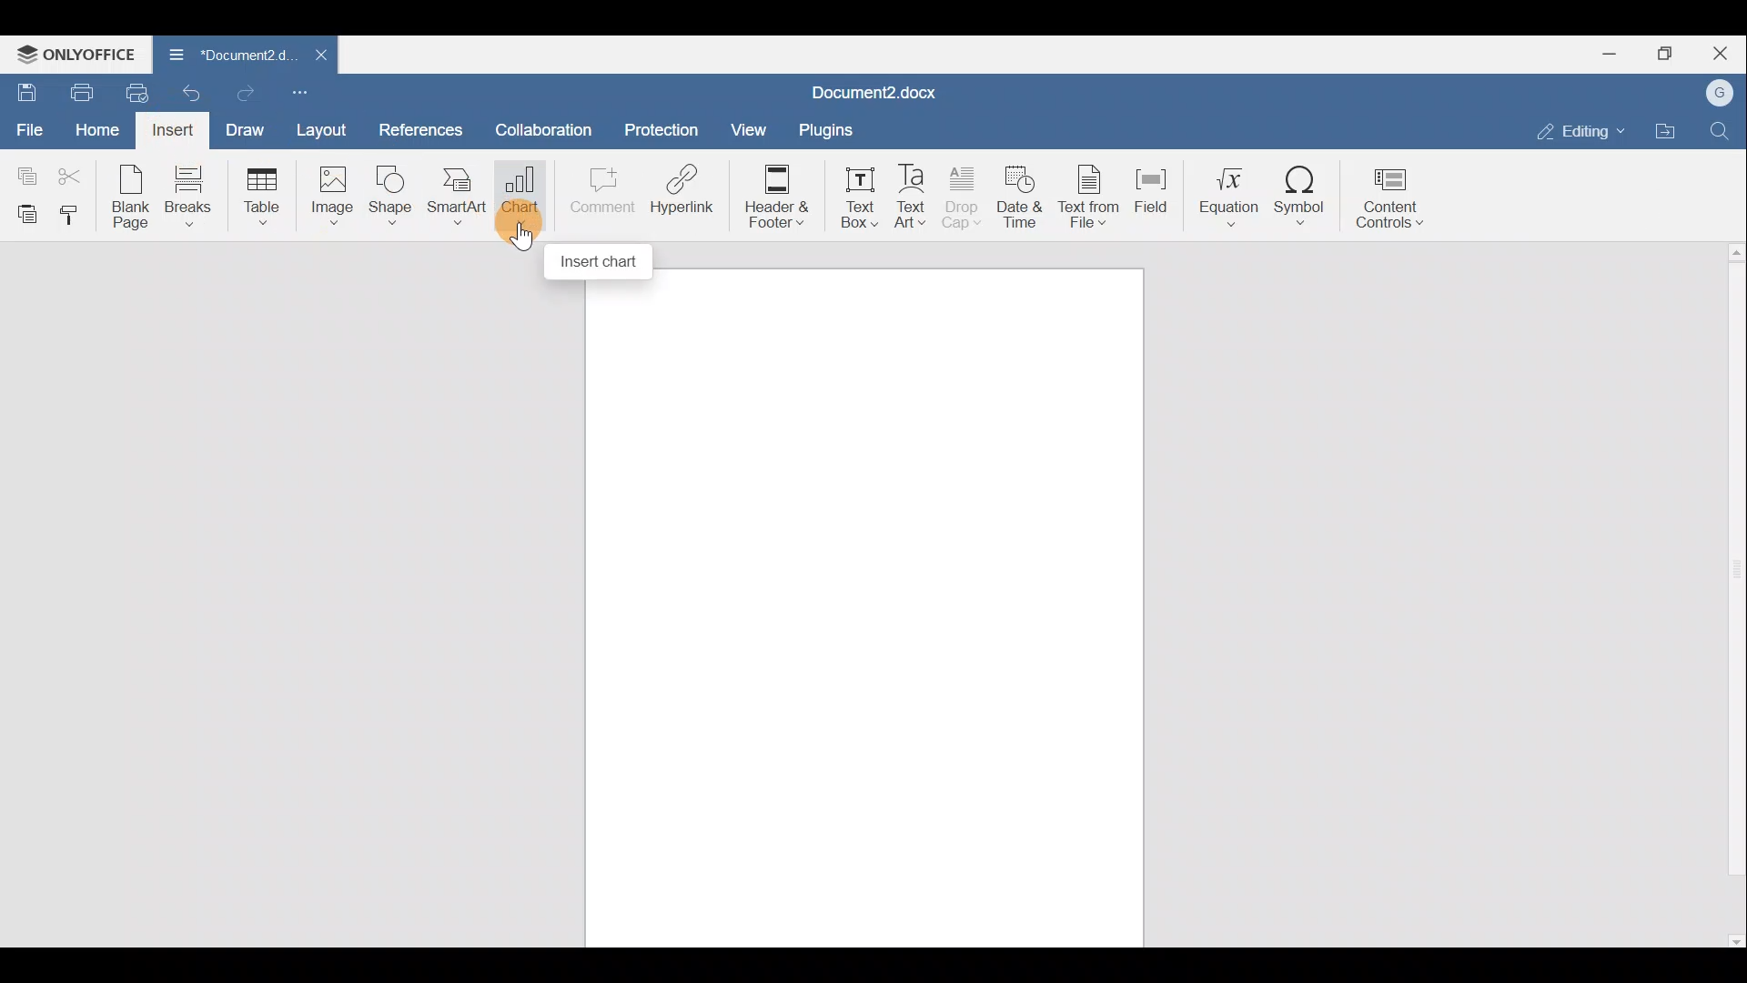  Describe the element at coordinates (252, 95) in the screenshot. I see `Redo` at that location.